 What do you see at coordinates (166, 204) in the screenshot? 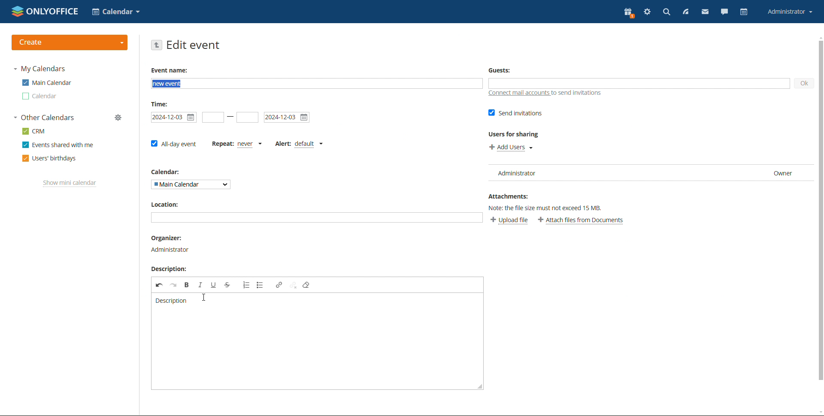
I see `Location:` at bounding box center [166, 204].